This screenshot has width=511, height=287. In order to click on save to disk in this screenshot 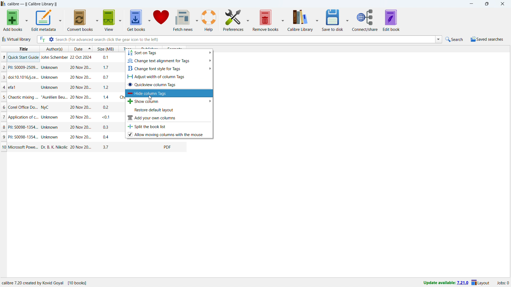, I will do `click(333, 20)`.